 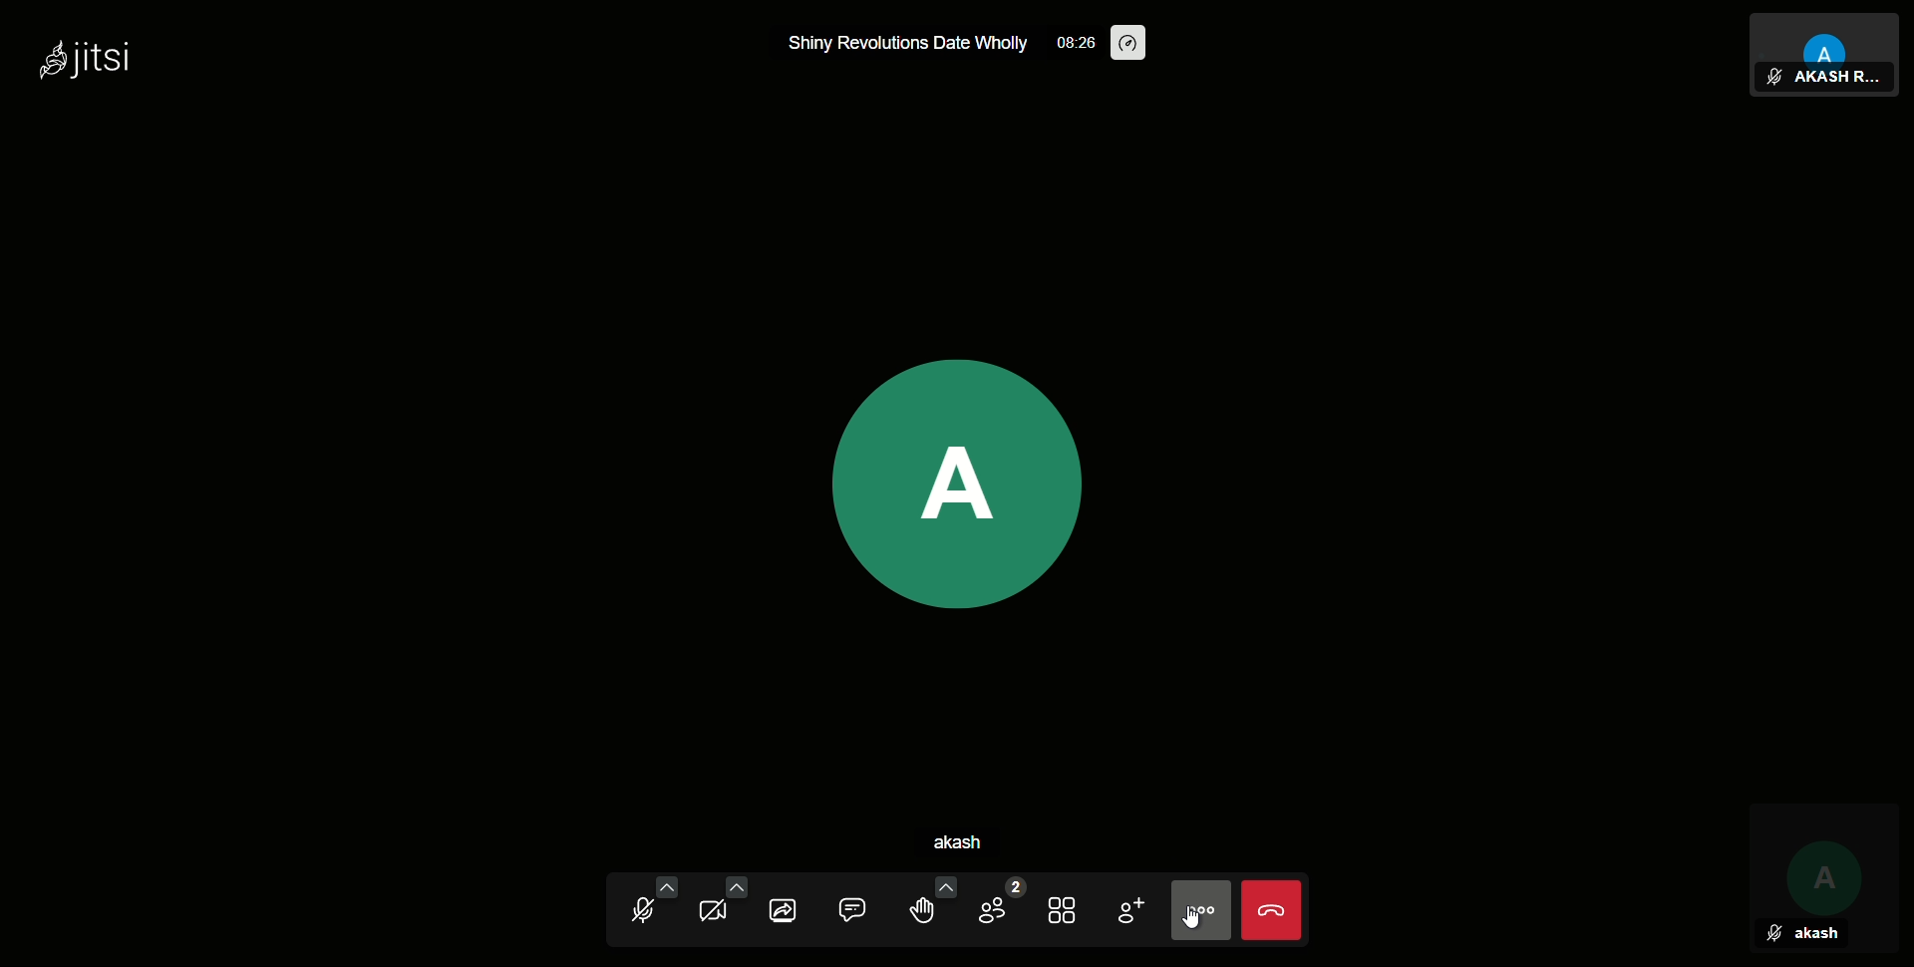 I want to click on time, so click(x=1078, y=42).